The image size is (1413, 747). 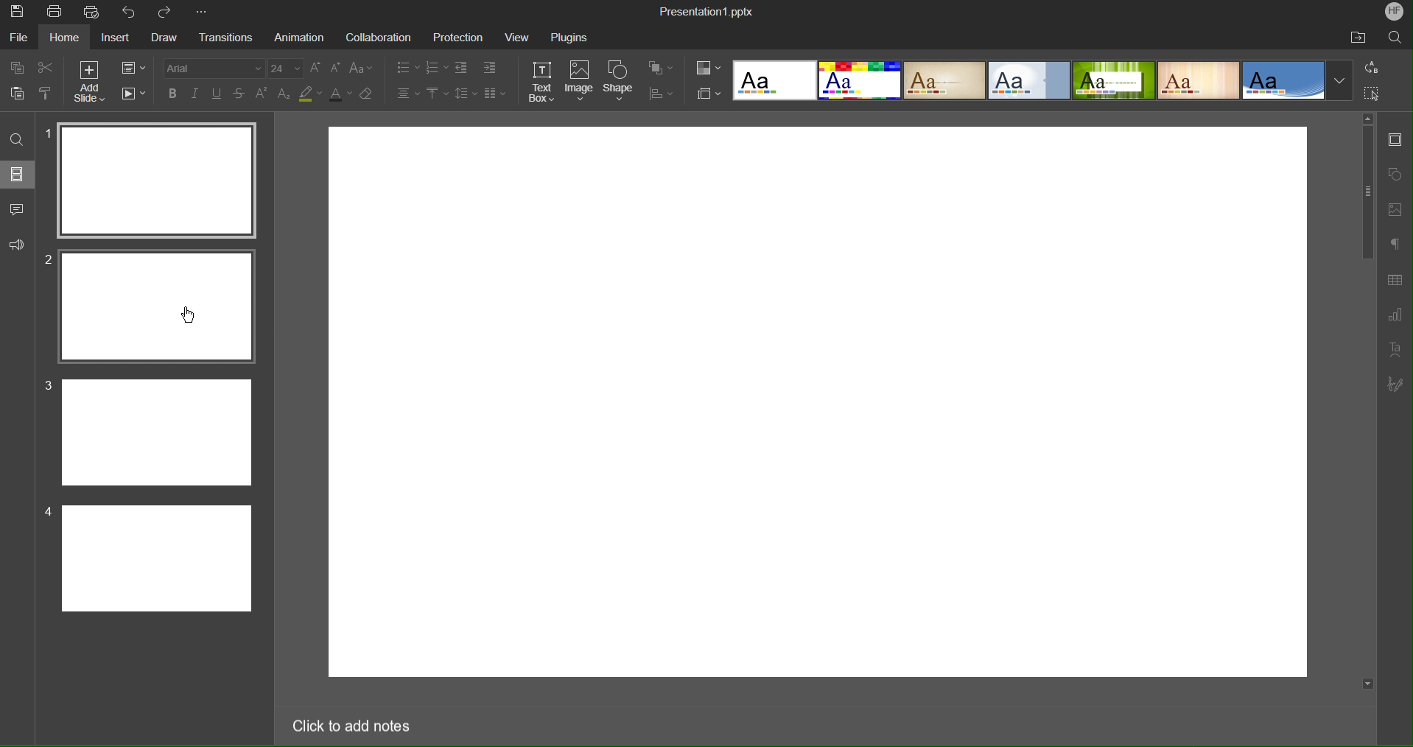 What do you see at coordinates (660, 67) in the screenshot?
I see `Arrange` at bounding box center [660, 67].